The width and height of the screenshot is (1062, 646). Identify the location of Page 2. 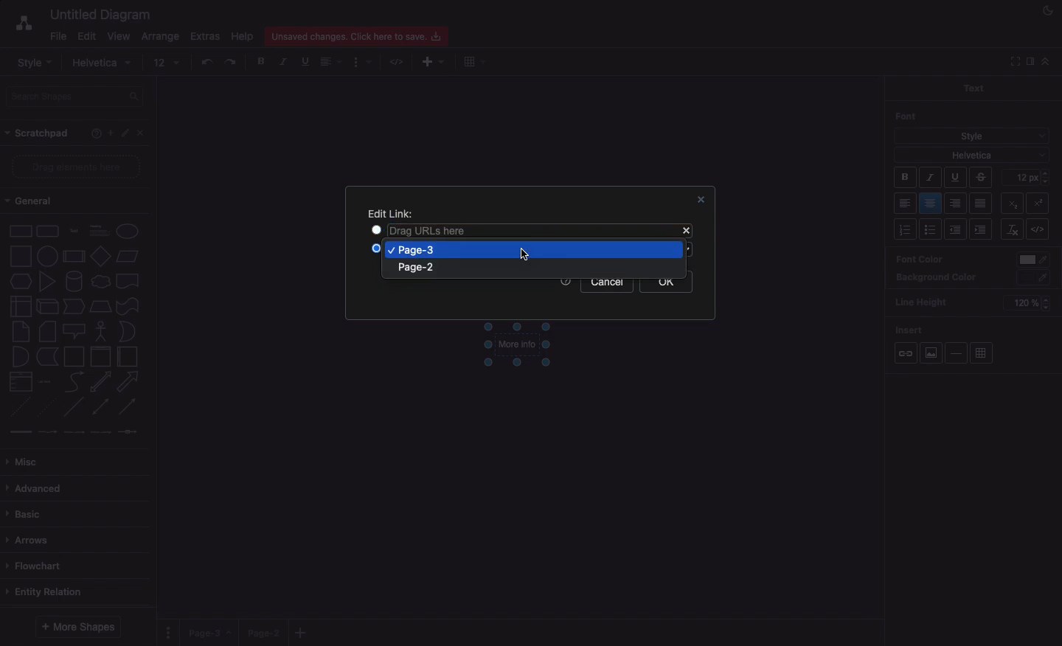
(262, 632).